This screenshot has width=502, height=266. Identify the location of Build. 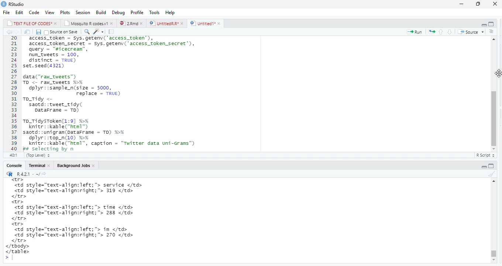
(100, 12).